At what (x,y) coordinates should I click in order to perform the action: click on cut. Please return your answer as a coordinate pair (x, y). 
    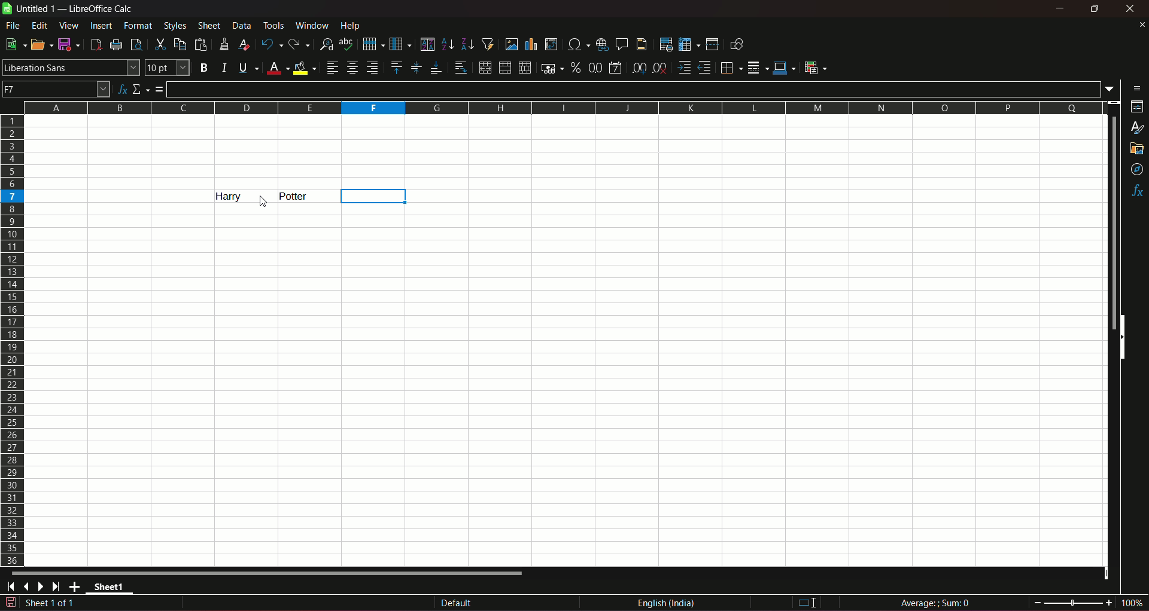
    Looking at the image, I should click on (159, 44).